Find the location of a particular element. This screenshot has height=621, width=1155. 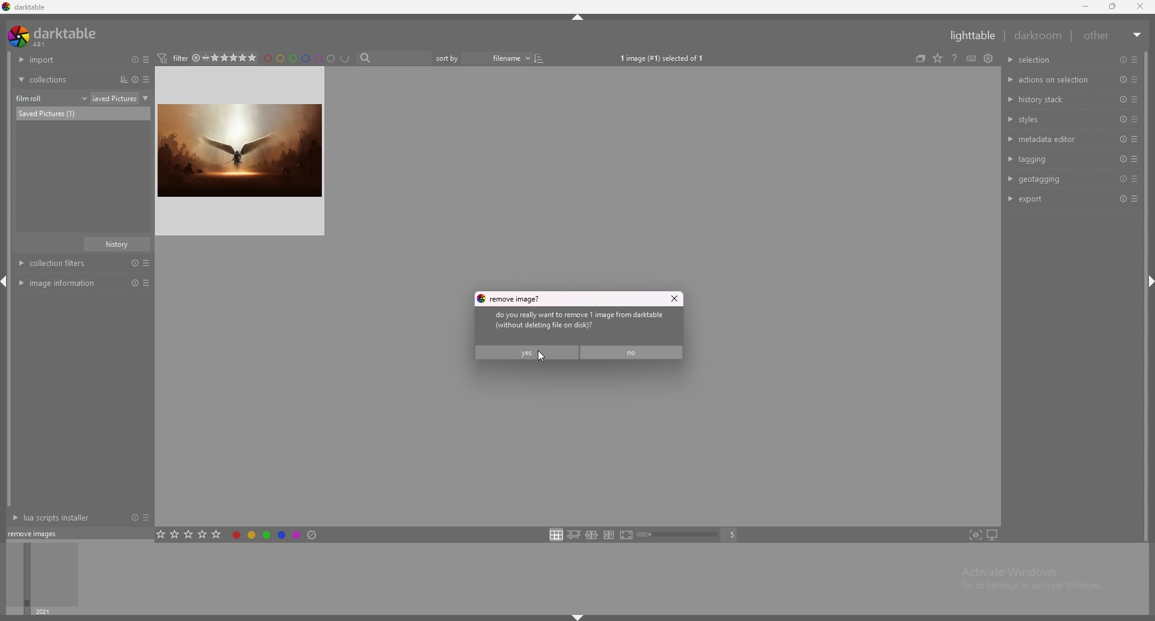

reset is located at coordinates (1123, 119).